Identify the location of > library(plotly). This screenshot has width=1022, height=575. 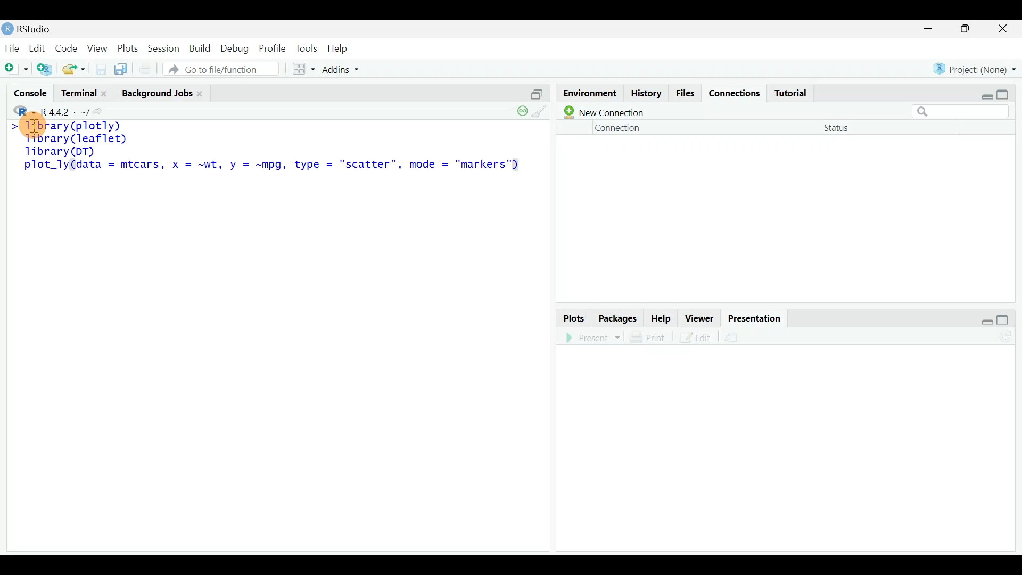
(79, 124).